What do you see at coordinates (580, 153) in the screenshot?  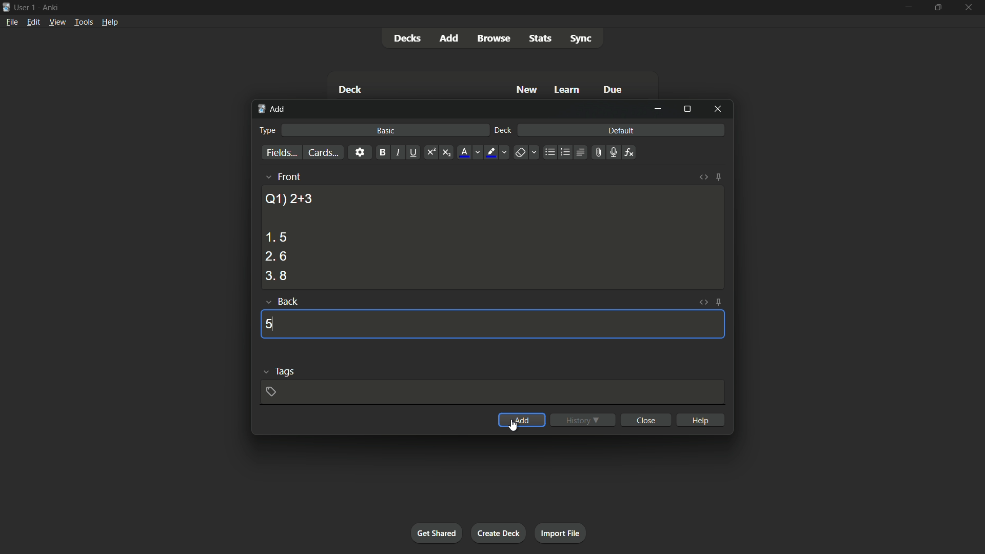 I see `alignment` at bounding box center [580, 153].